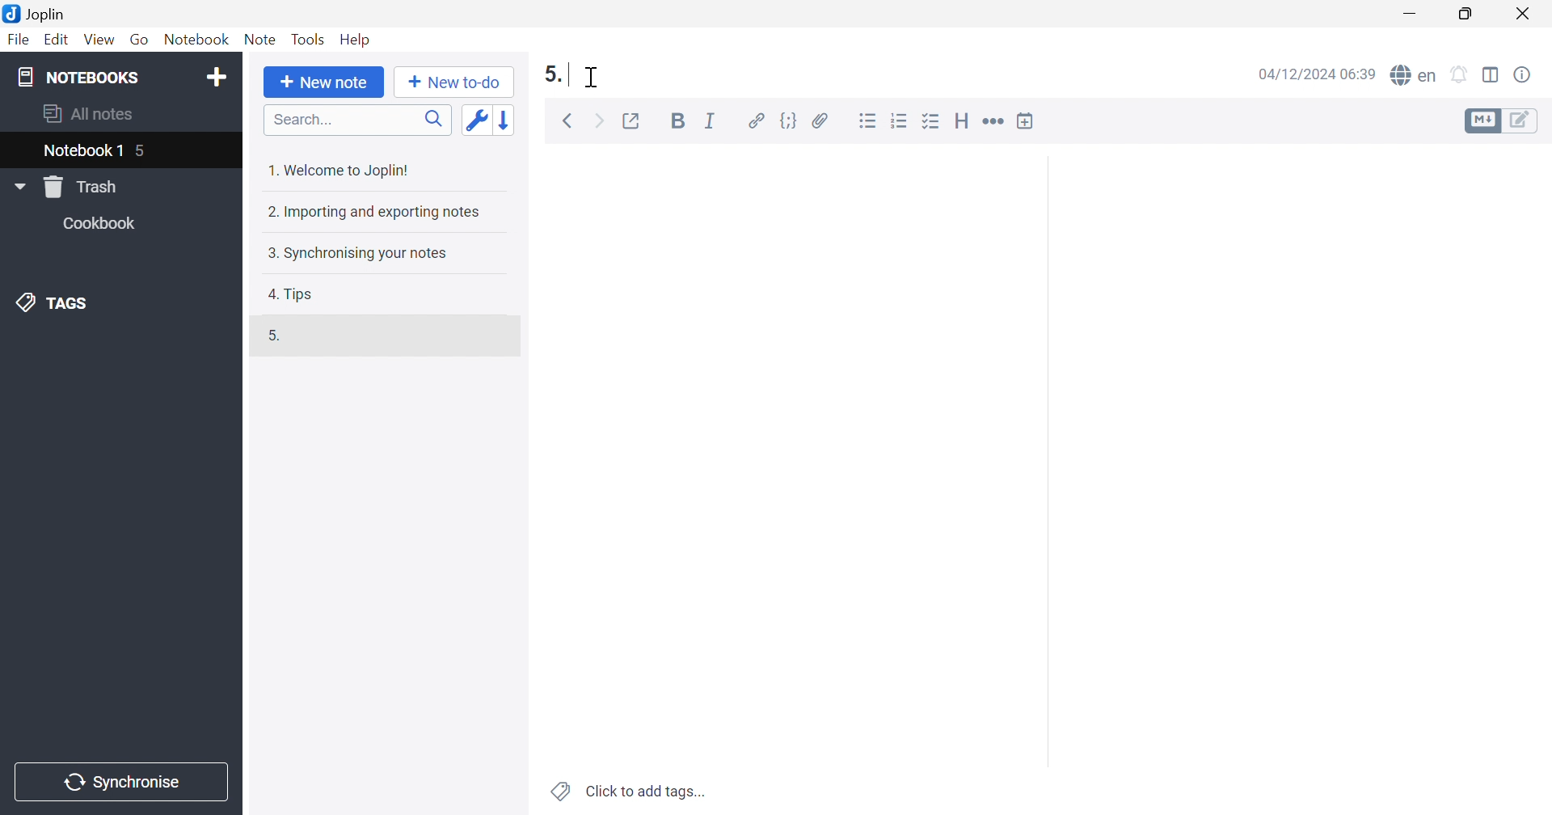 This screenshot has width=1552, height=815. What do you see at coordinates (91, 116) in the screenshot?
I see `All notes` at bounding box center [91, 116].